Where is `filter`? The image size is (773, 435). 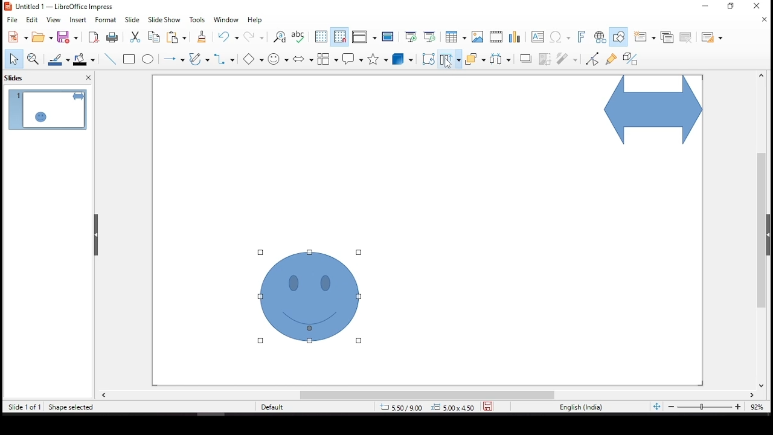
filter is located at coordinates (568, 57).